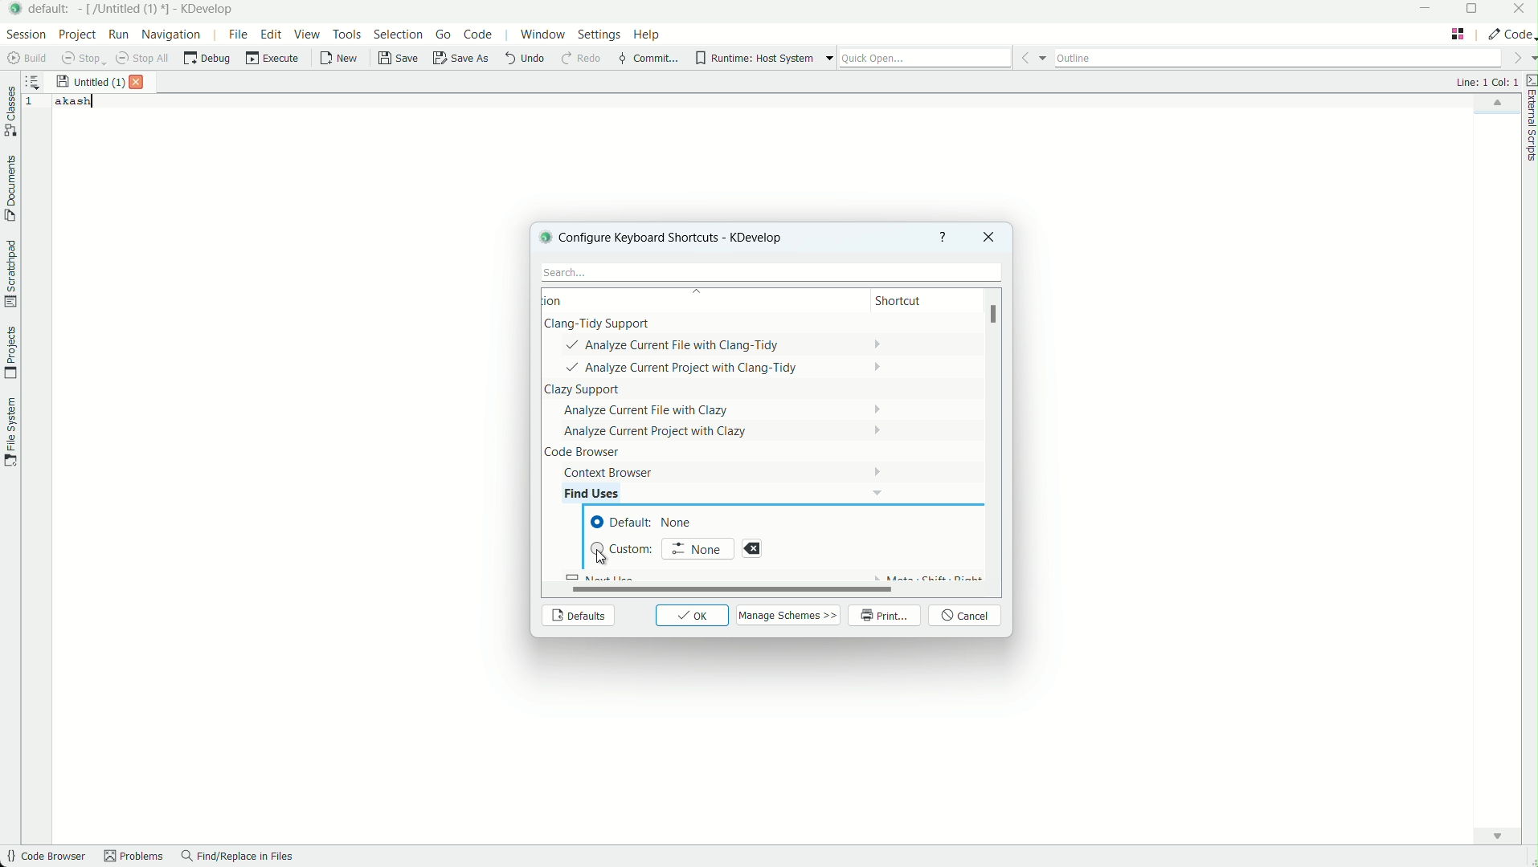 This screenshot has width=1538, height=867. What do you see at coordinates (126, 9) in the screenshot?
I see `file name` at bounding box center [126, 9].